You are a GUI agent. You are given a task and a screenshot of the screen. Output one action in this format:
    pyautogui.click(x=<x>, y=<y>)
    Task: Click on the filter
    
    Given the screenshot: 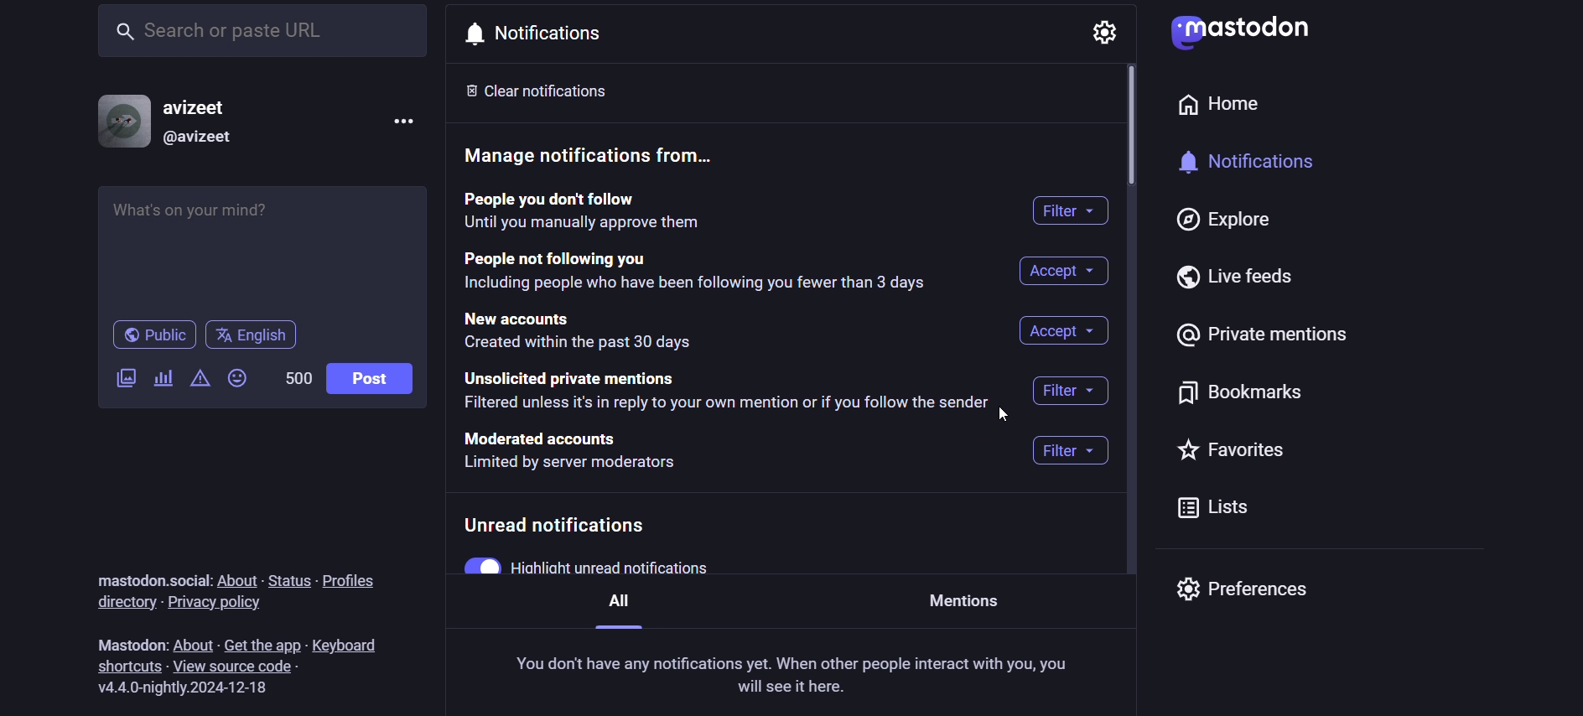 What is the action you would take?
    pyautogui.click(x=1068, y=450)
    